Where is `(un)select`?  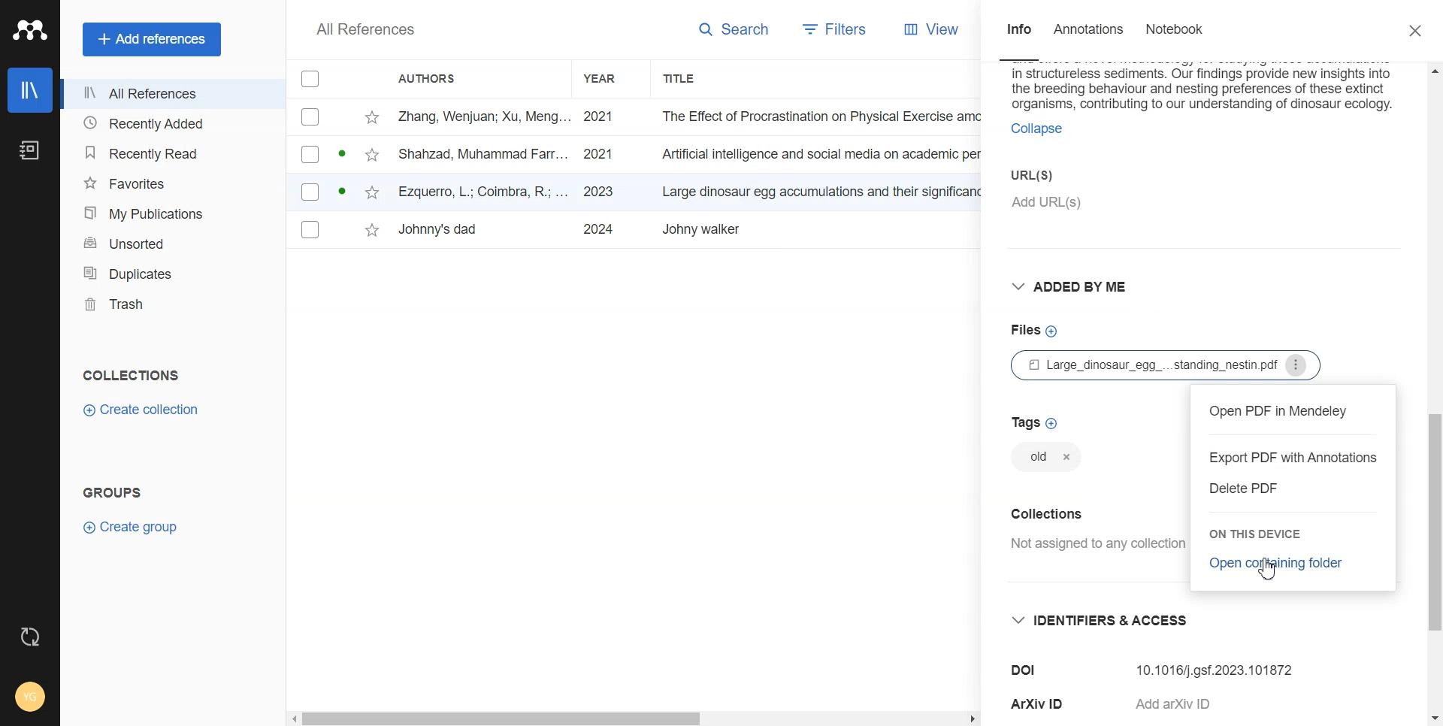
(un)select is located at coordinates (310, 230).